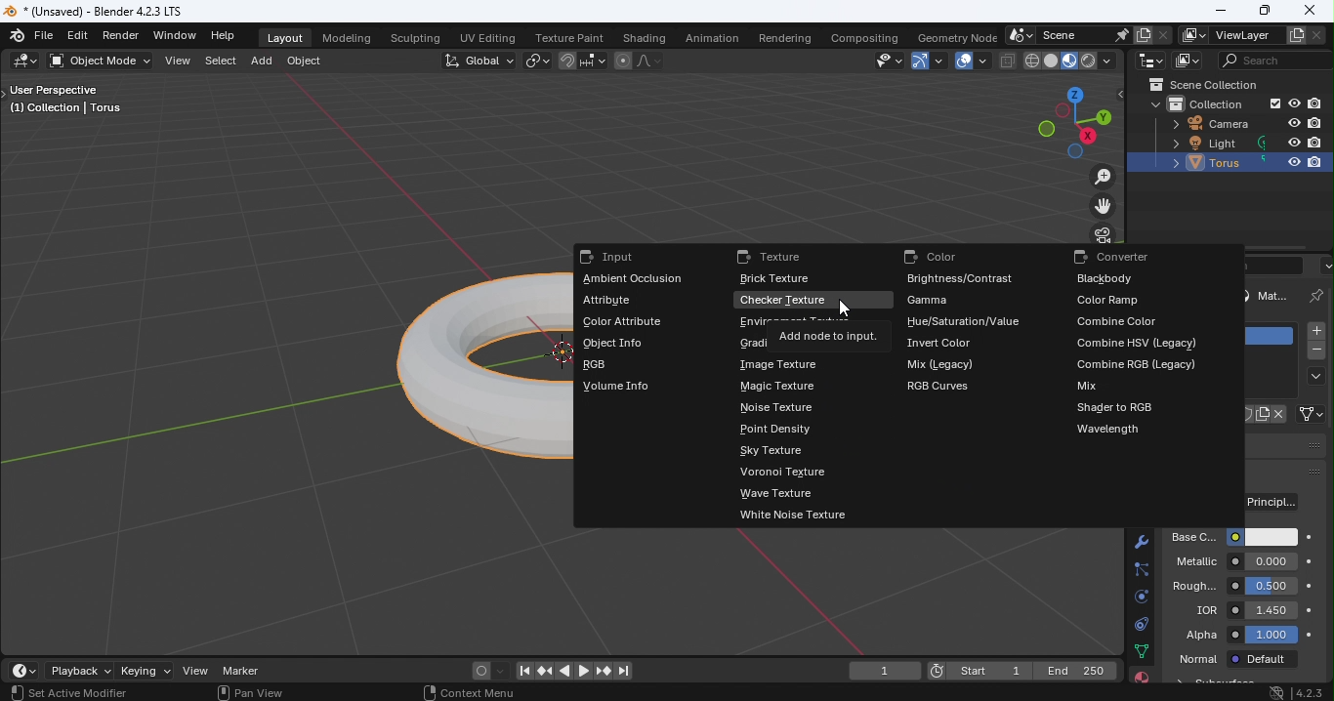 The height and width of the screenshot is (701, 1334). Describe the element at coordinates (1290, 162) in the screenshot. I see `Hide in viewpoint` at that location.